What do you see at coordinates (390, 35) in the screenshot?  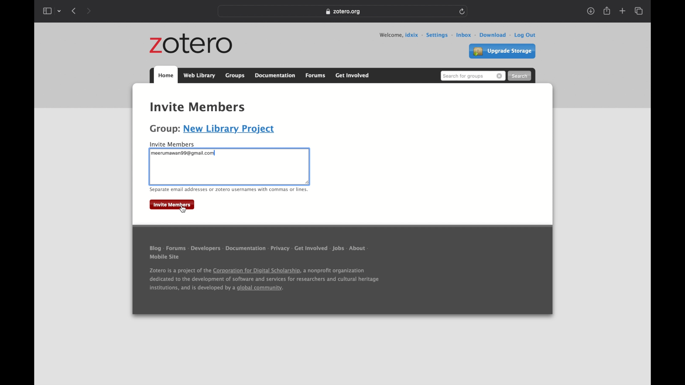 I see `welcome` at bounding box center [390, 35].